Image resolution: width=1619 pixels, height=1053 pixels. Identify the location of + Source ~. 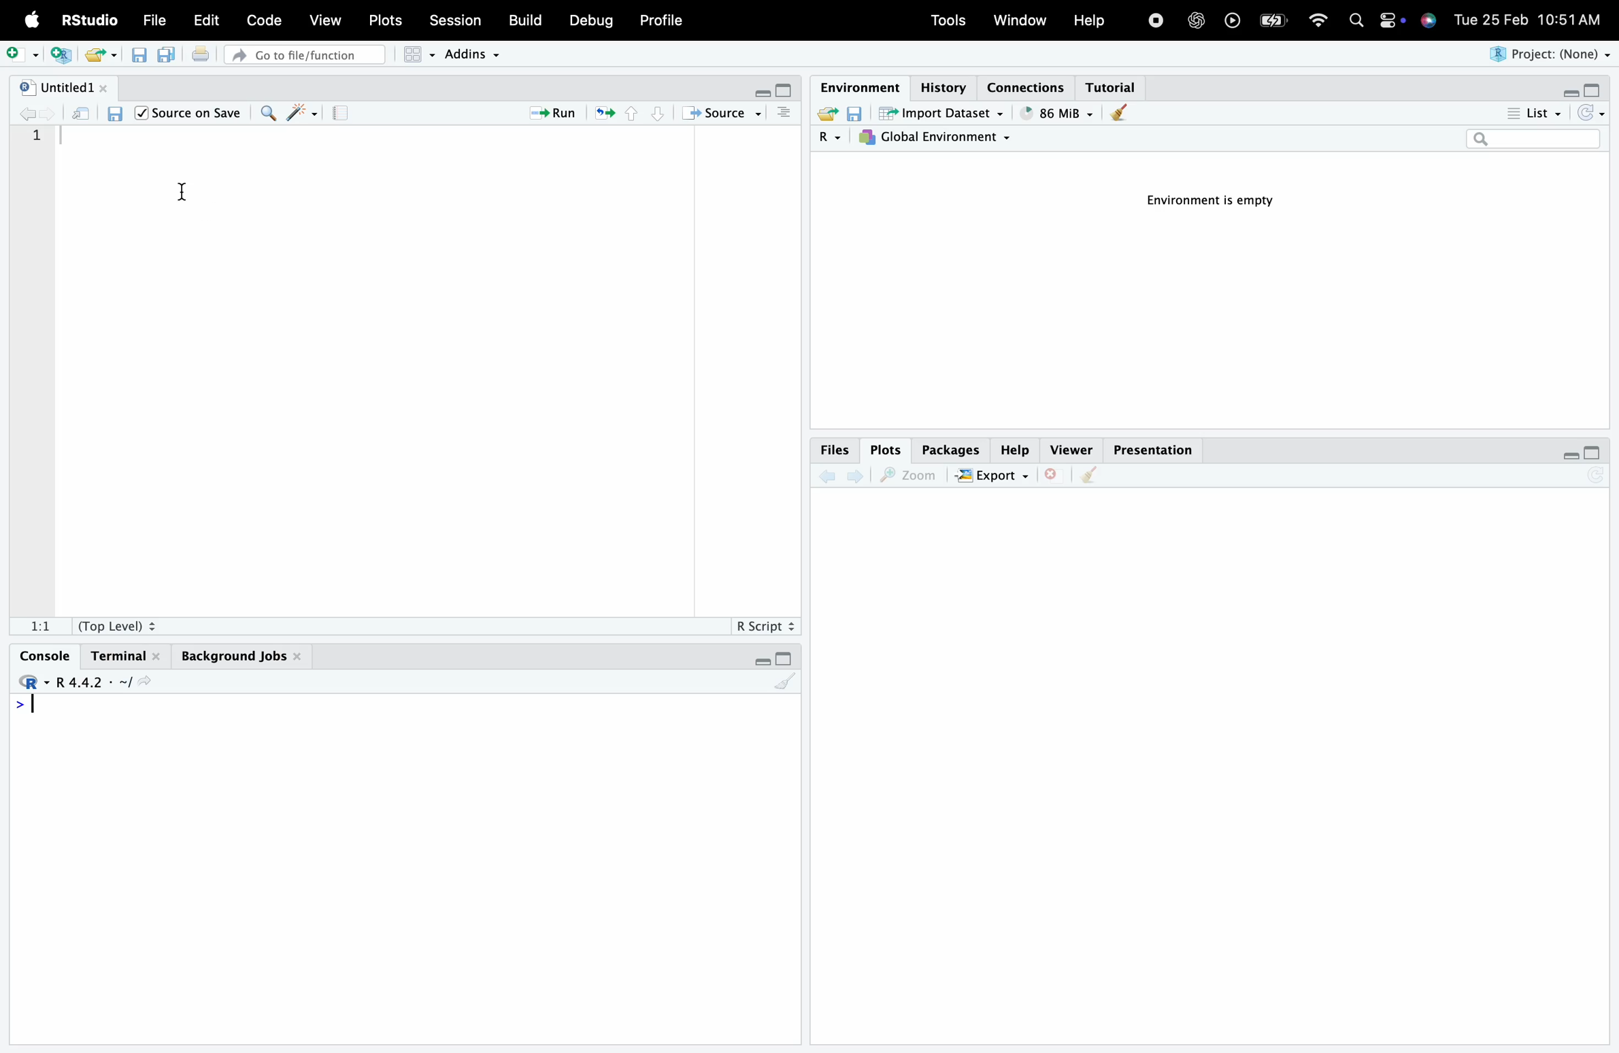
(724, 114).